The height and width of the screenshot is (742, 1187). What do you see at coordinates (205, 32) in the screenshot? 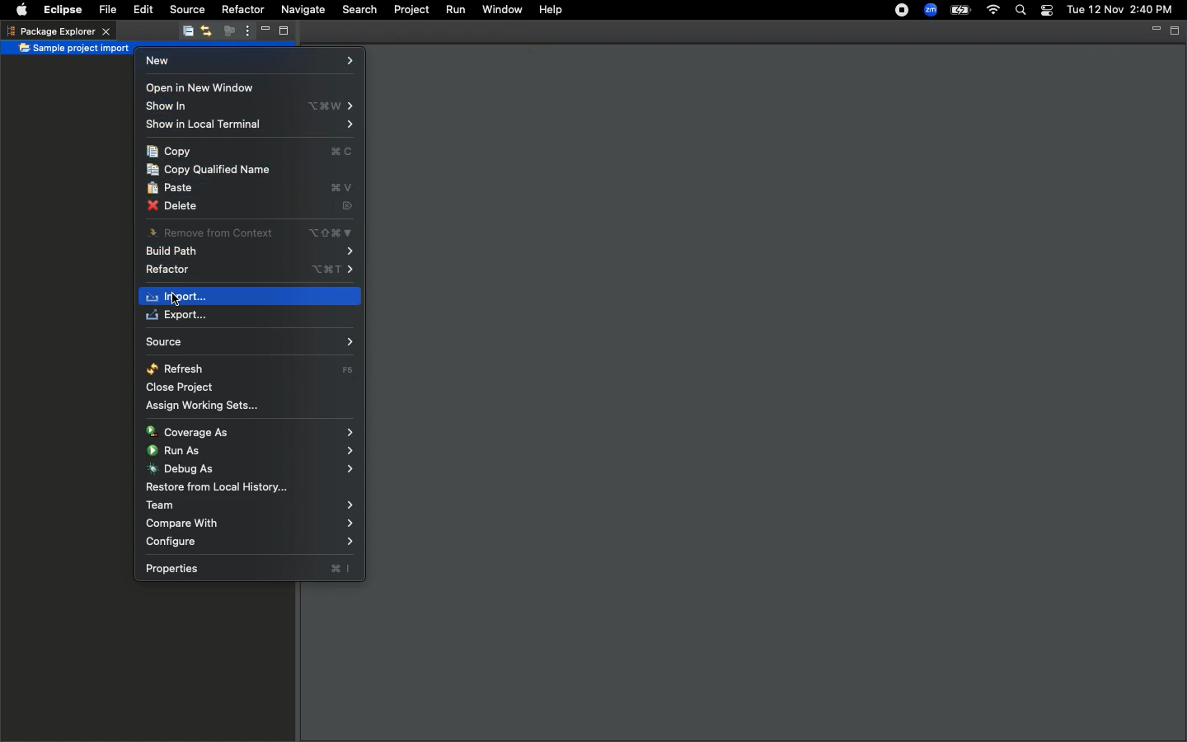
I see `Link with editor` at bounding box center [205, 32].